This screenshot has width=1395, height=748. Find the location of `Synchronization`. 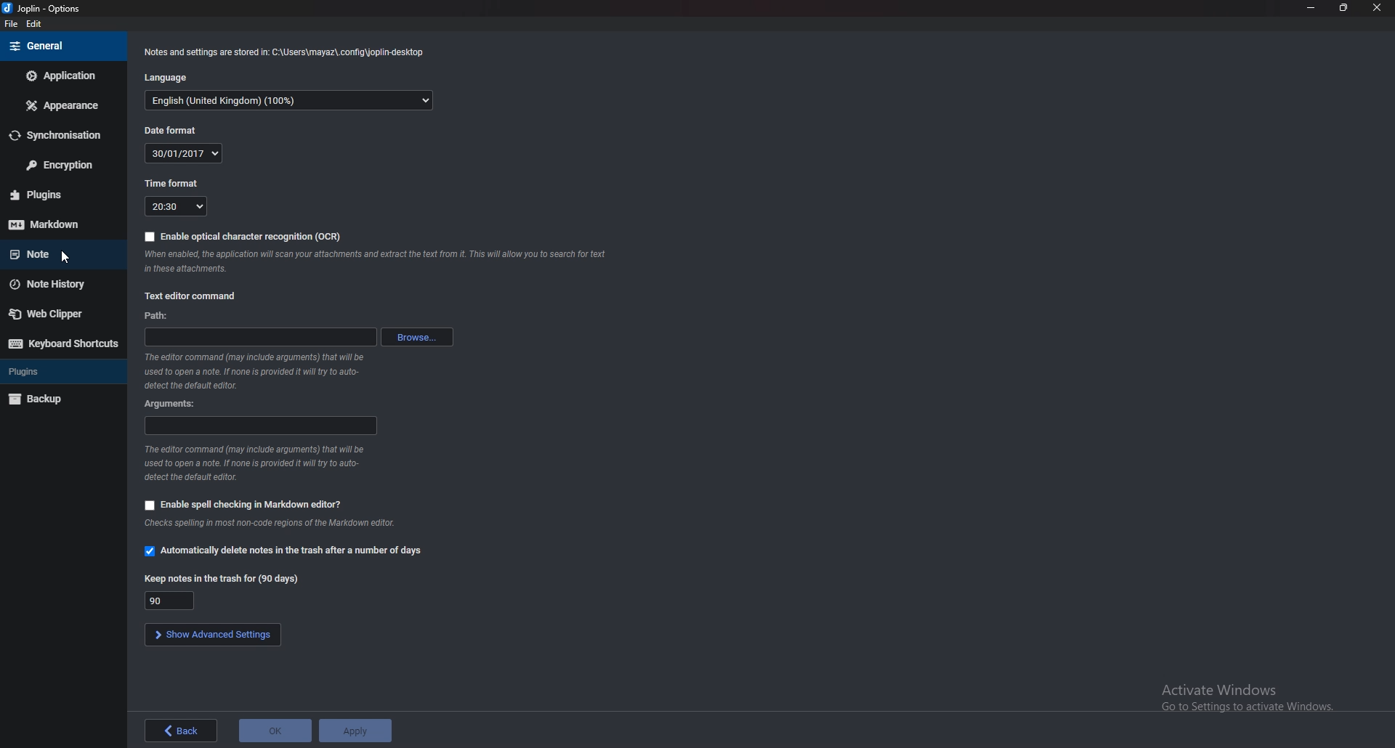

Synchronization is located at coordinates (62, 135).